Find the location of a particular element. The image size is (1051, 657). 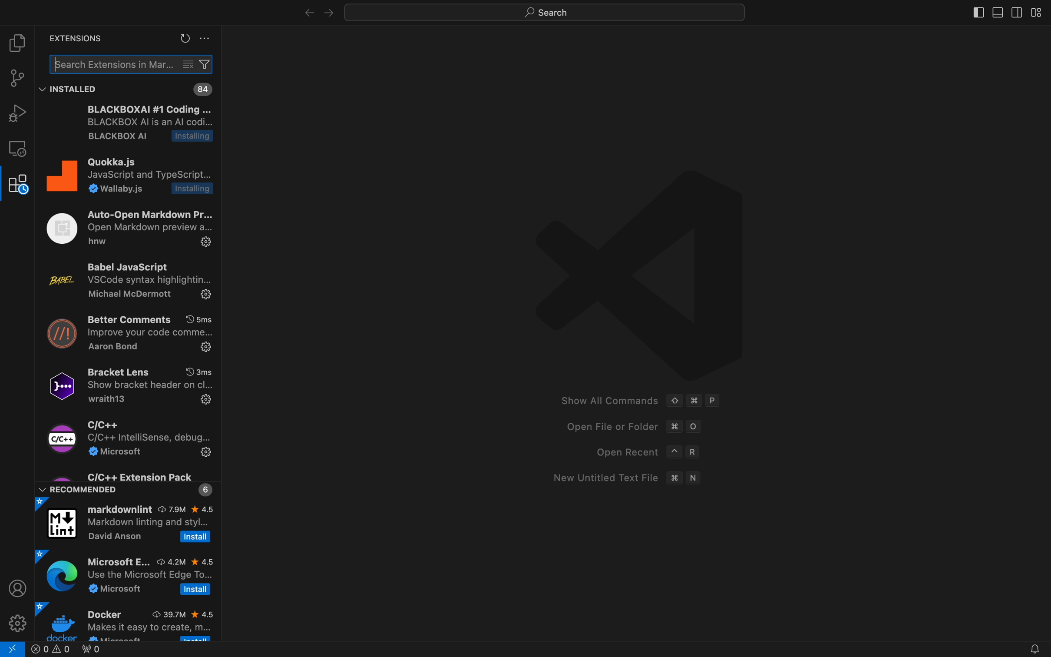

extensions is located at coordinates (17, 185).